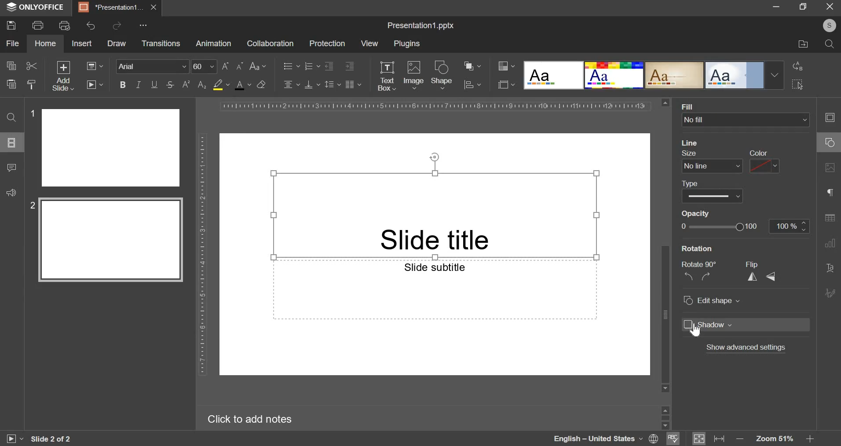 The width and height of the screenshot is (841, 446). Describe the element at coordinates (711, 161) in the screenshot. I see `line size` at that location.